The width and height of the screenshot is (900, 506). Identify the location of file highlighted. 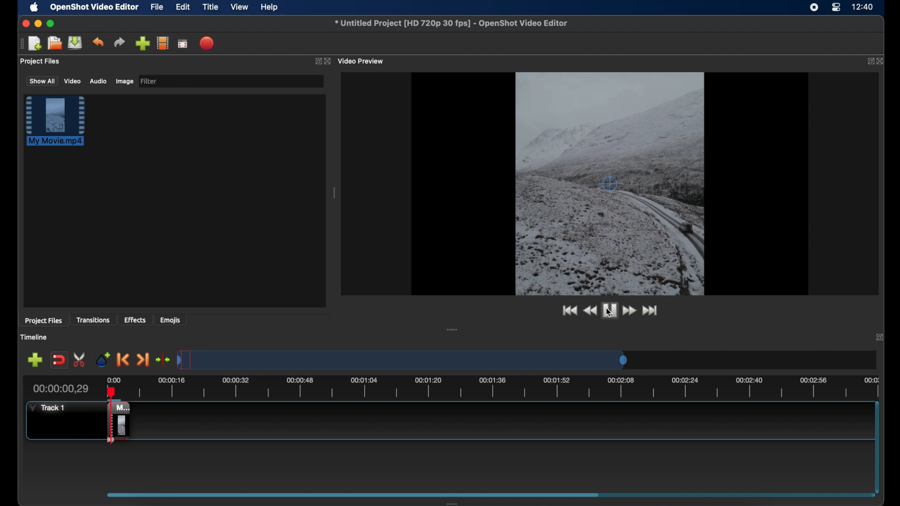
(55, 120).